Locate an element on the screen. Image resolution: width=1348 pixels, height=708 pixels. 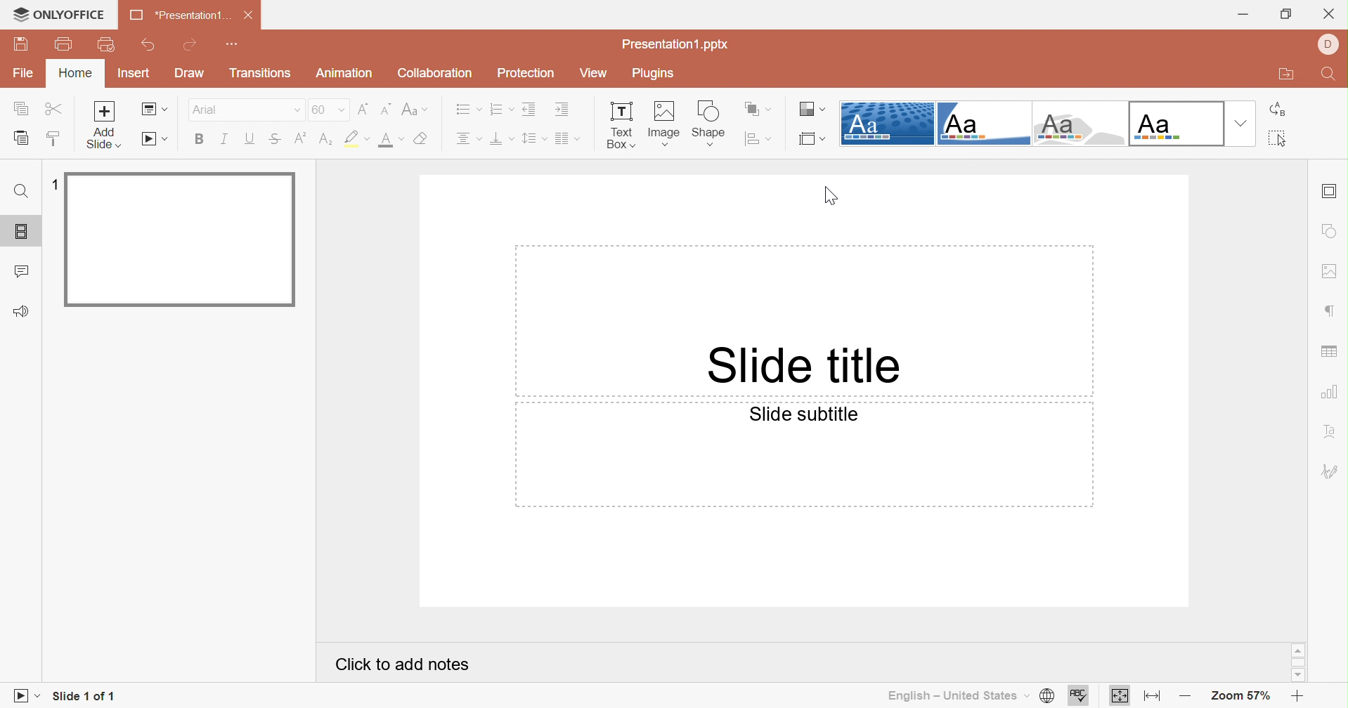
Select slide size is located at coordinates (810, 140).